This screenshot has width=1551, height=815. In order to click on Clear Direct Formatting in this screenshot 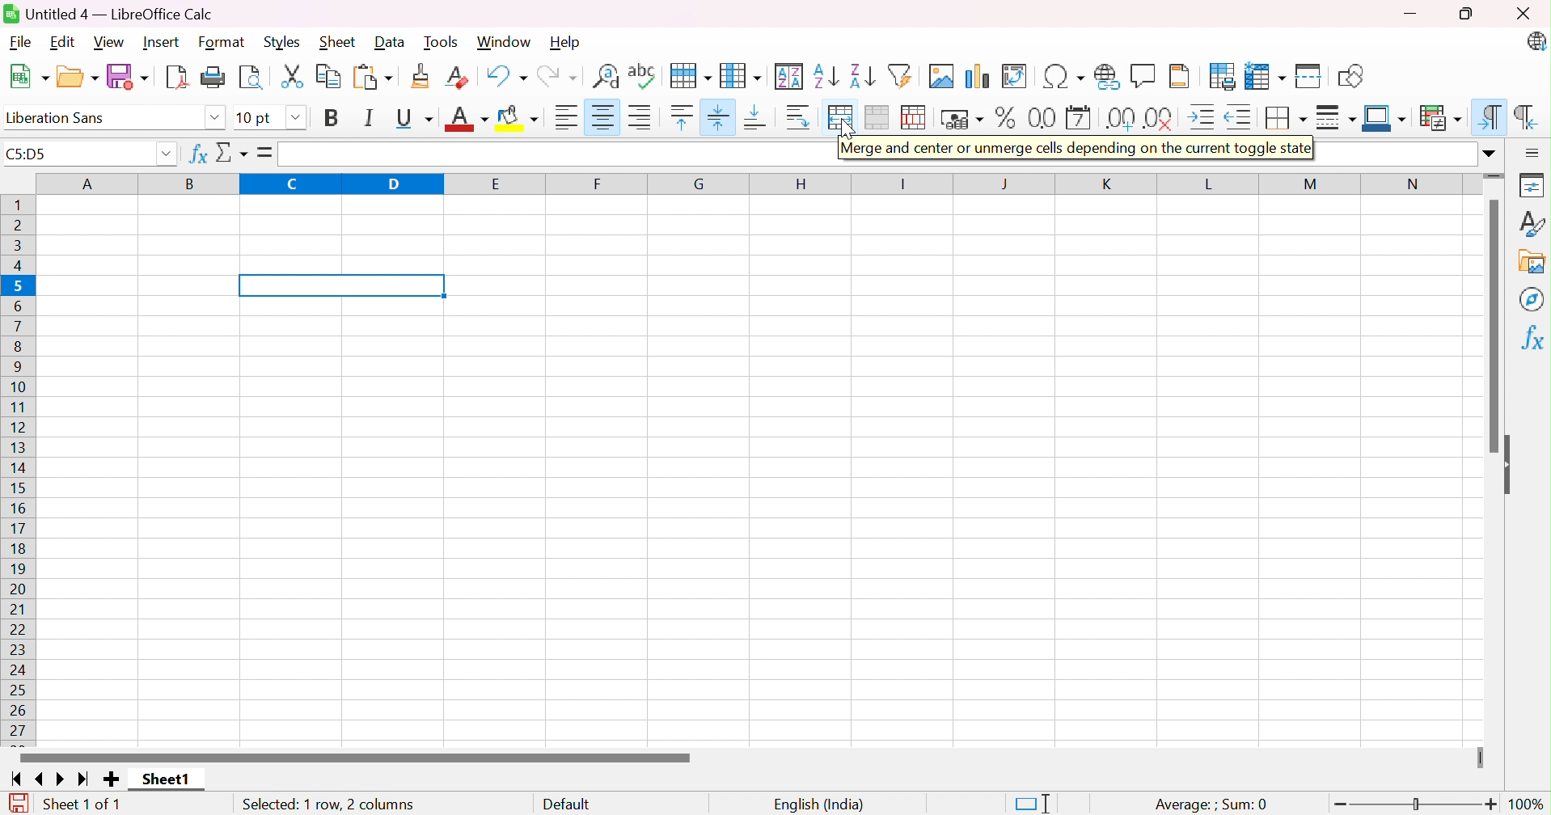, I will do `click(459, 76)`.